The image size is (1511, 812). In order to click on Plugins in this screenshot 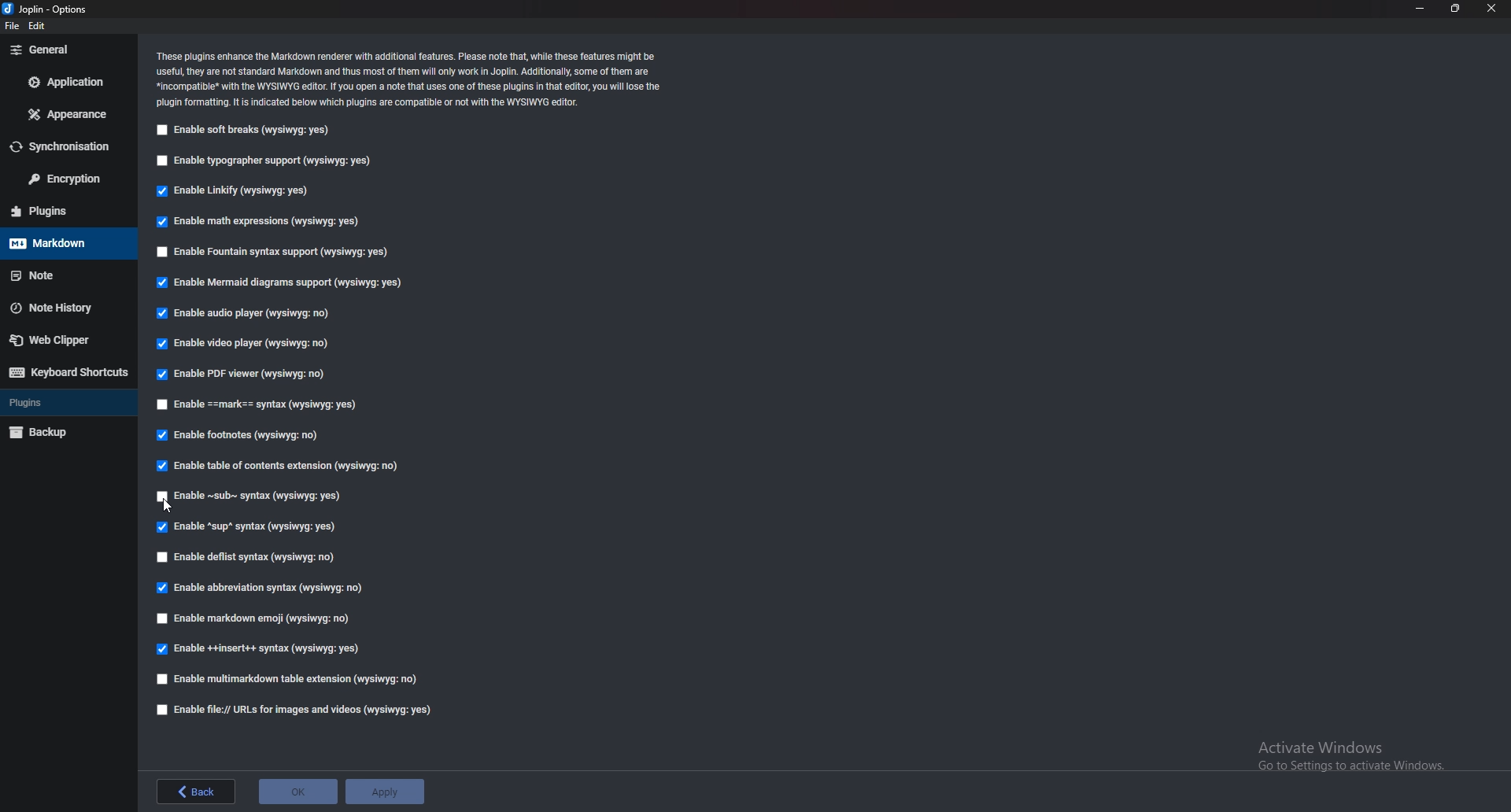, I will do `click(61, 212)`.